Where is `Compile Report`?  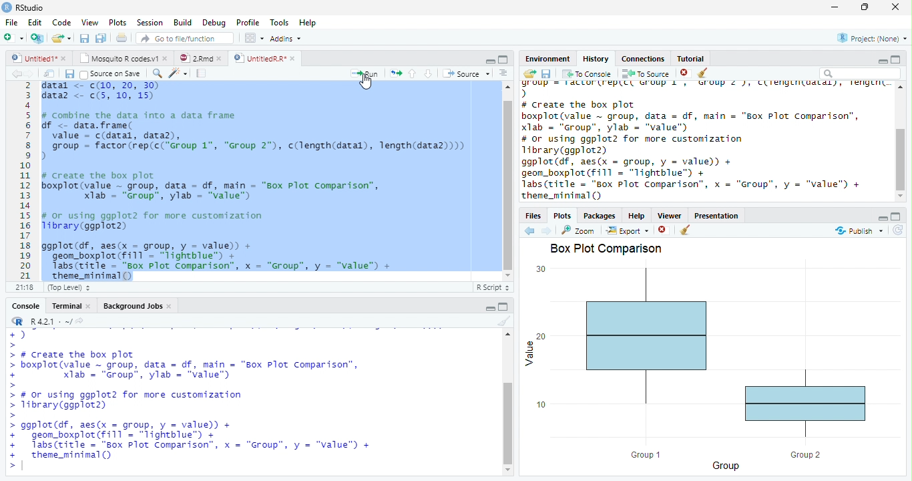
Compile Report is located at coordinates (202, 73).